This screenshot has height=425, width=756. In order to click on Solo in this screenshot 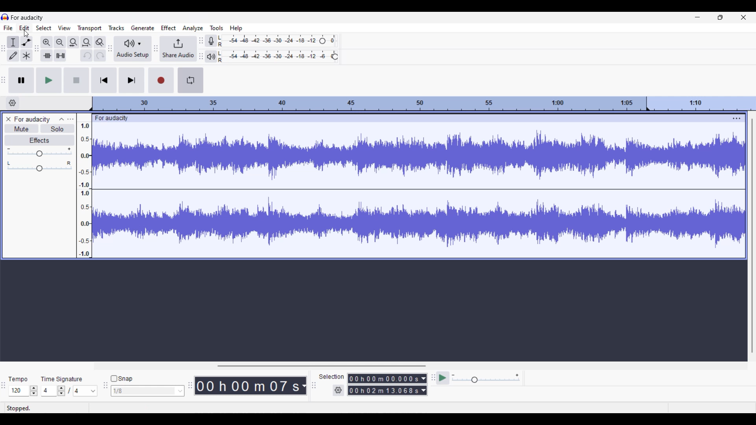, I will do `click(57, 129)`.